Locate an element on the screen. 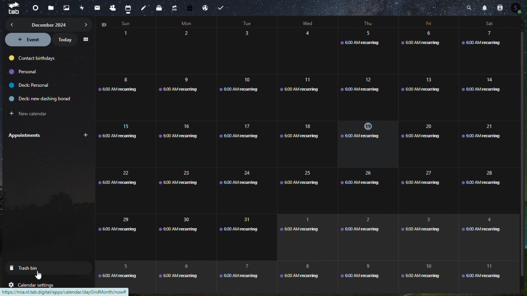  tab is located at coordinates (14, 10).